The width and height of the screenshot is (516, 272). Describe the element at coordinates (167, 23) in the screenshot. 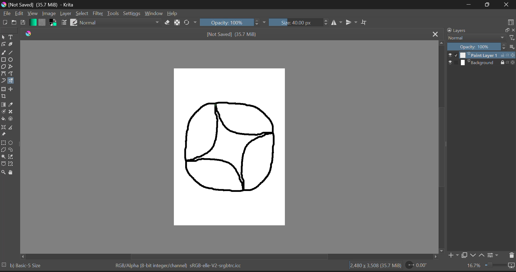

I see `Erase` at that location.